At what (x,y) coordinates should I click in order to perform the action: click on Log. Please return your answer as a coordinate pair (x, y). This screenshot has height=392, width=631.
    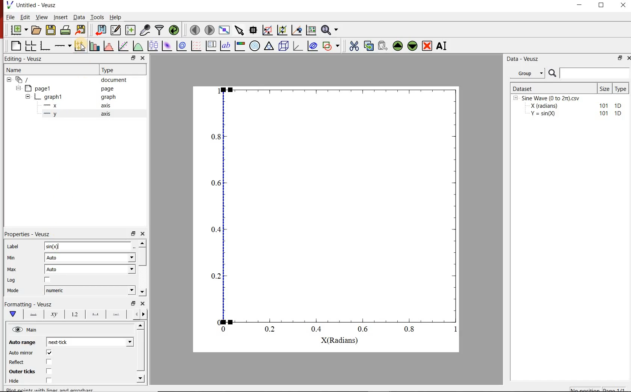
    Looking at the image, I should click on (11, 280).